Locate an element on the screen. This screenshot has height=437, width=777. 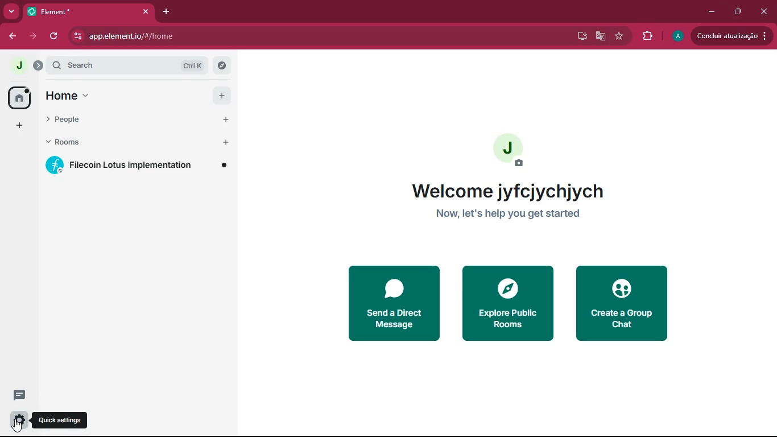
forward is located at coordinates (33, 35).